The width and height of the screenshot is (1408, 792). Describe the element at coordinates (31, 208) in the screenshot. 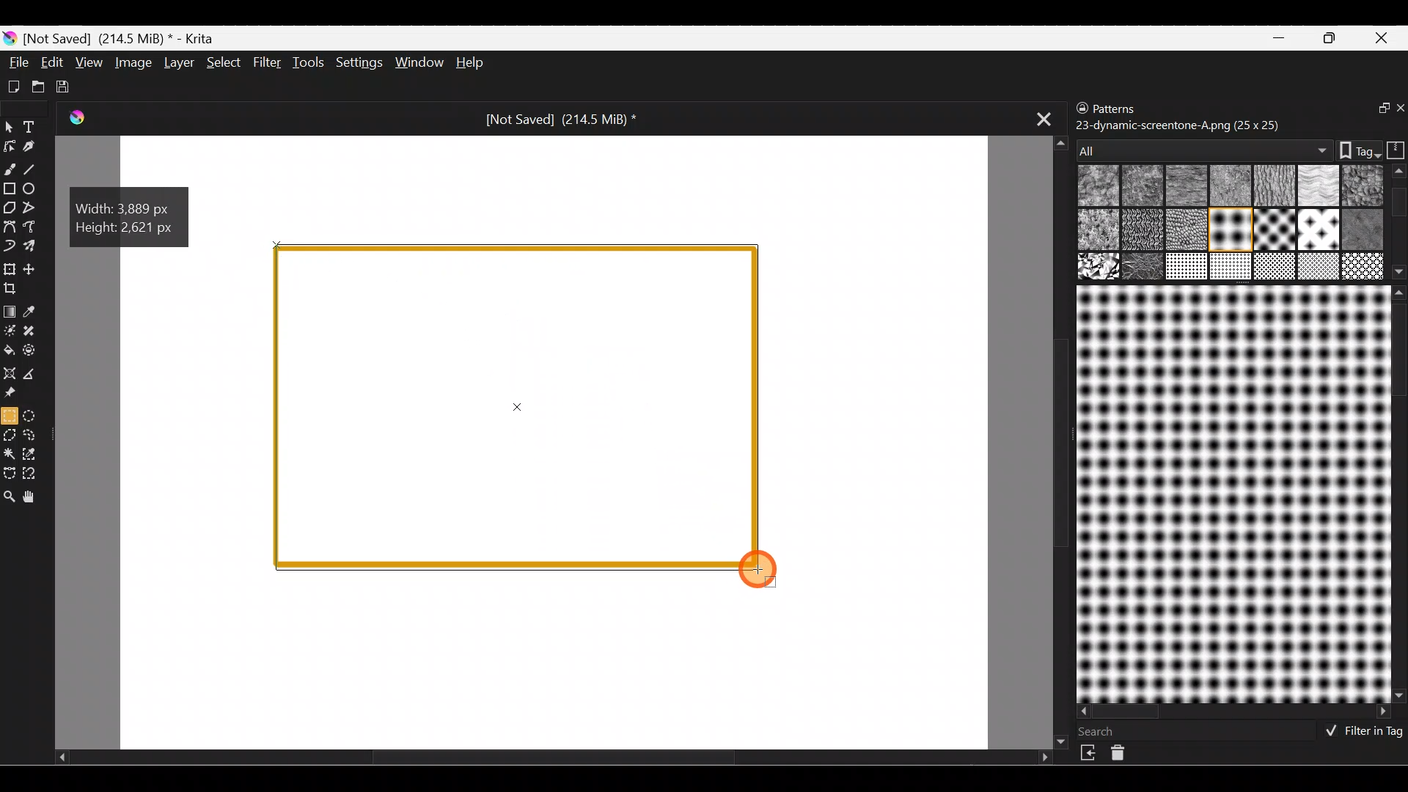

I see `Polyline tool` at that location.